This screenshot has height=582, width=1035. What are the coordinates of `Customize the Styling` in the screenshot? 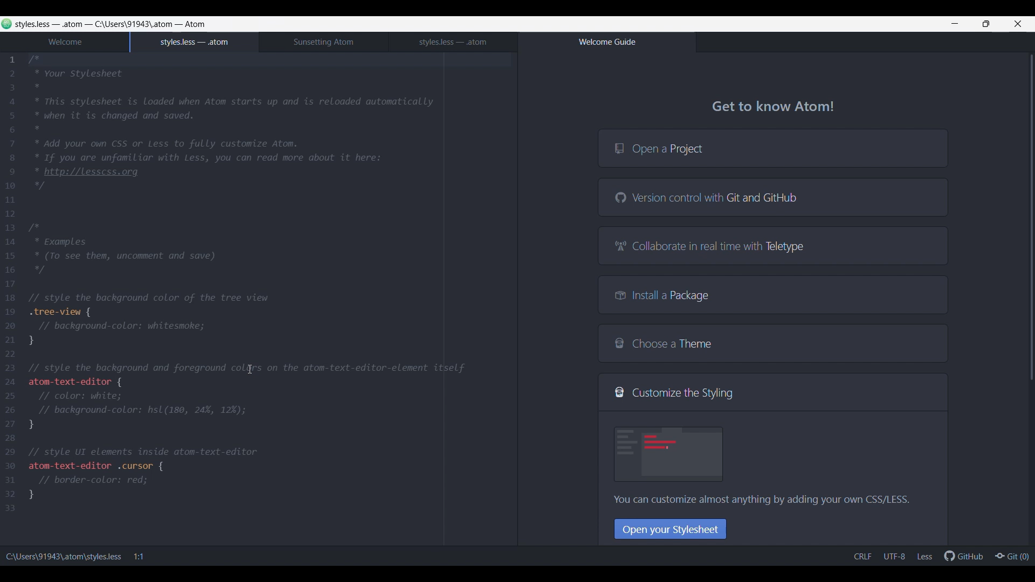 It's located at (773, 392).